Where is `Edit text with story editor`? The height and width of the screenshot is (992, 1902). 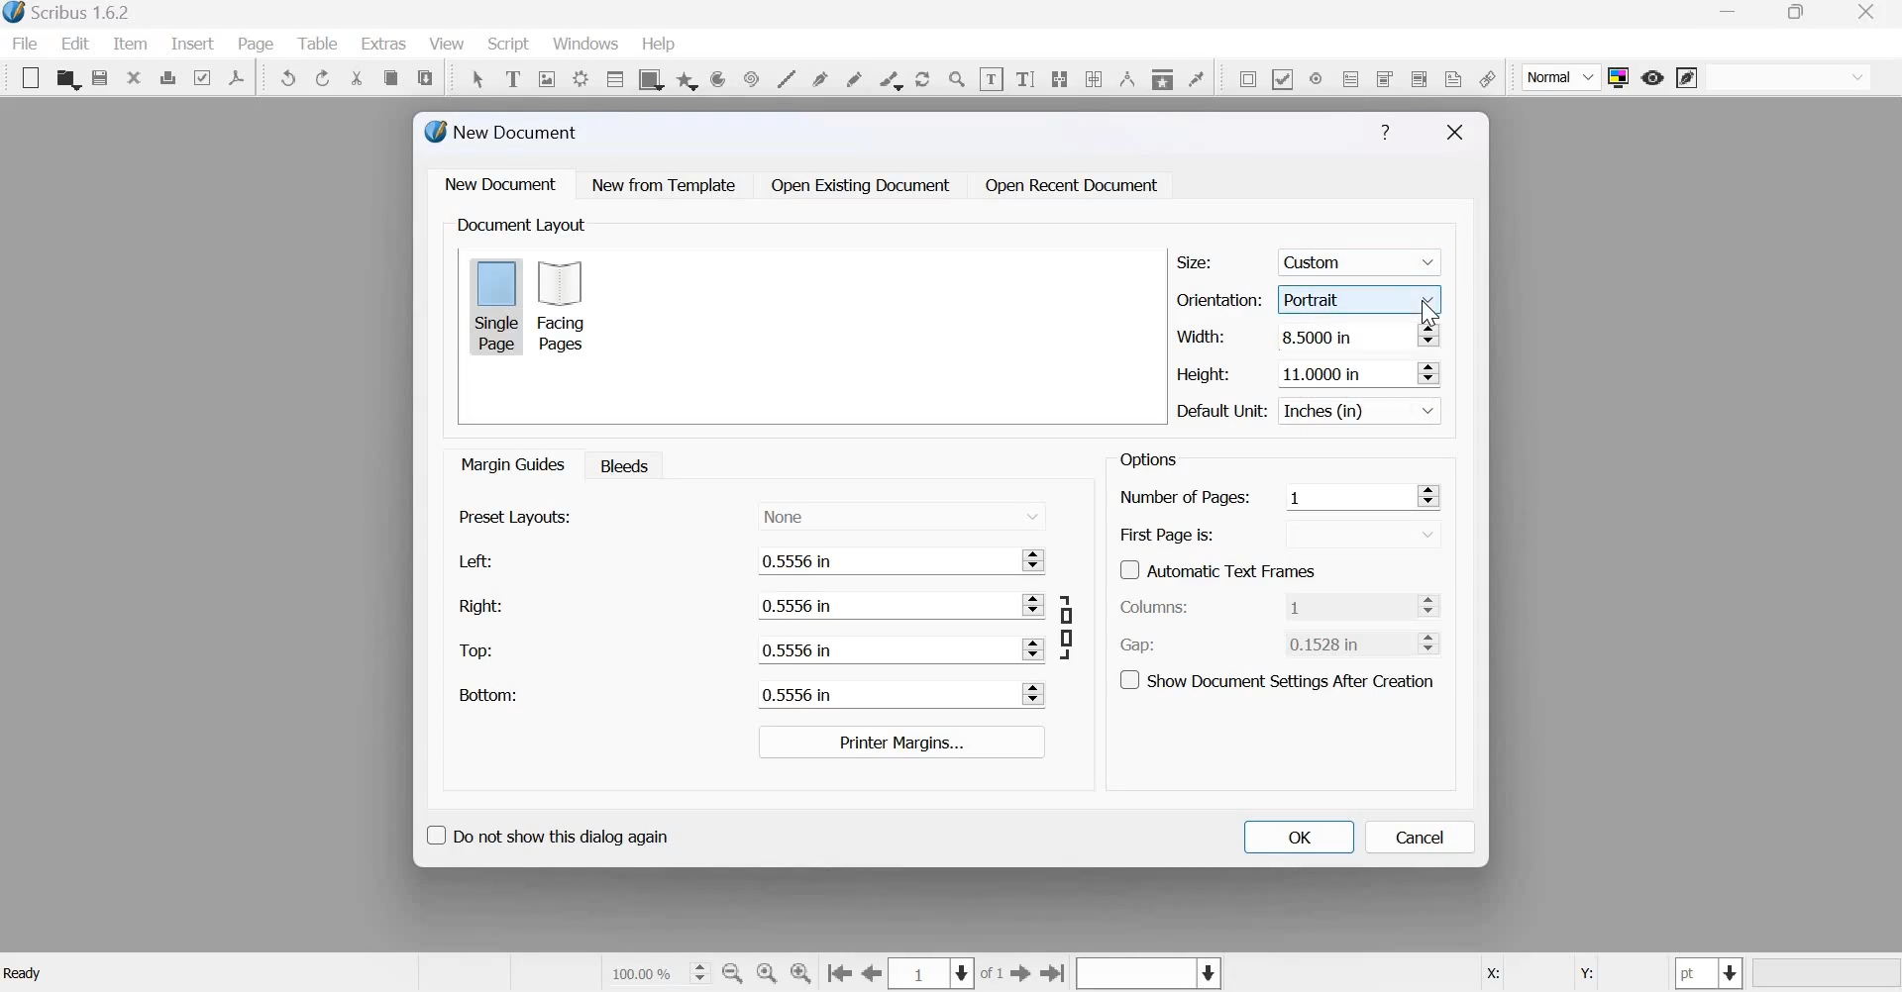 Edit text with story editor is located at coordinates (1025, 76).